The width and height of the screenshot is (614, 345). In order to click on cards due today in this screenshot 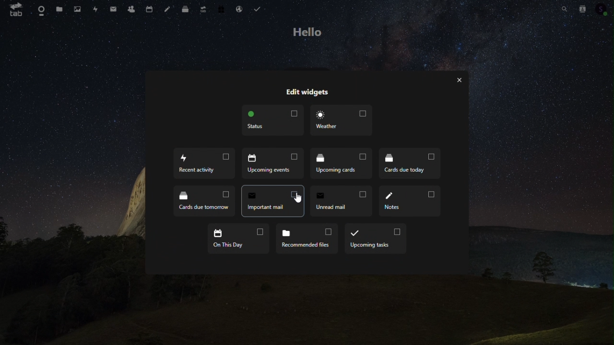, I will do `click(413, 165)`.